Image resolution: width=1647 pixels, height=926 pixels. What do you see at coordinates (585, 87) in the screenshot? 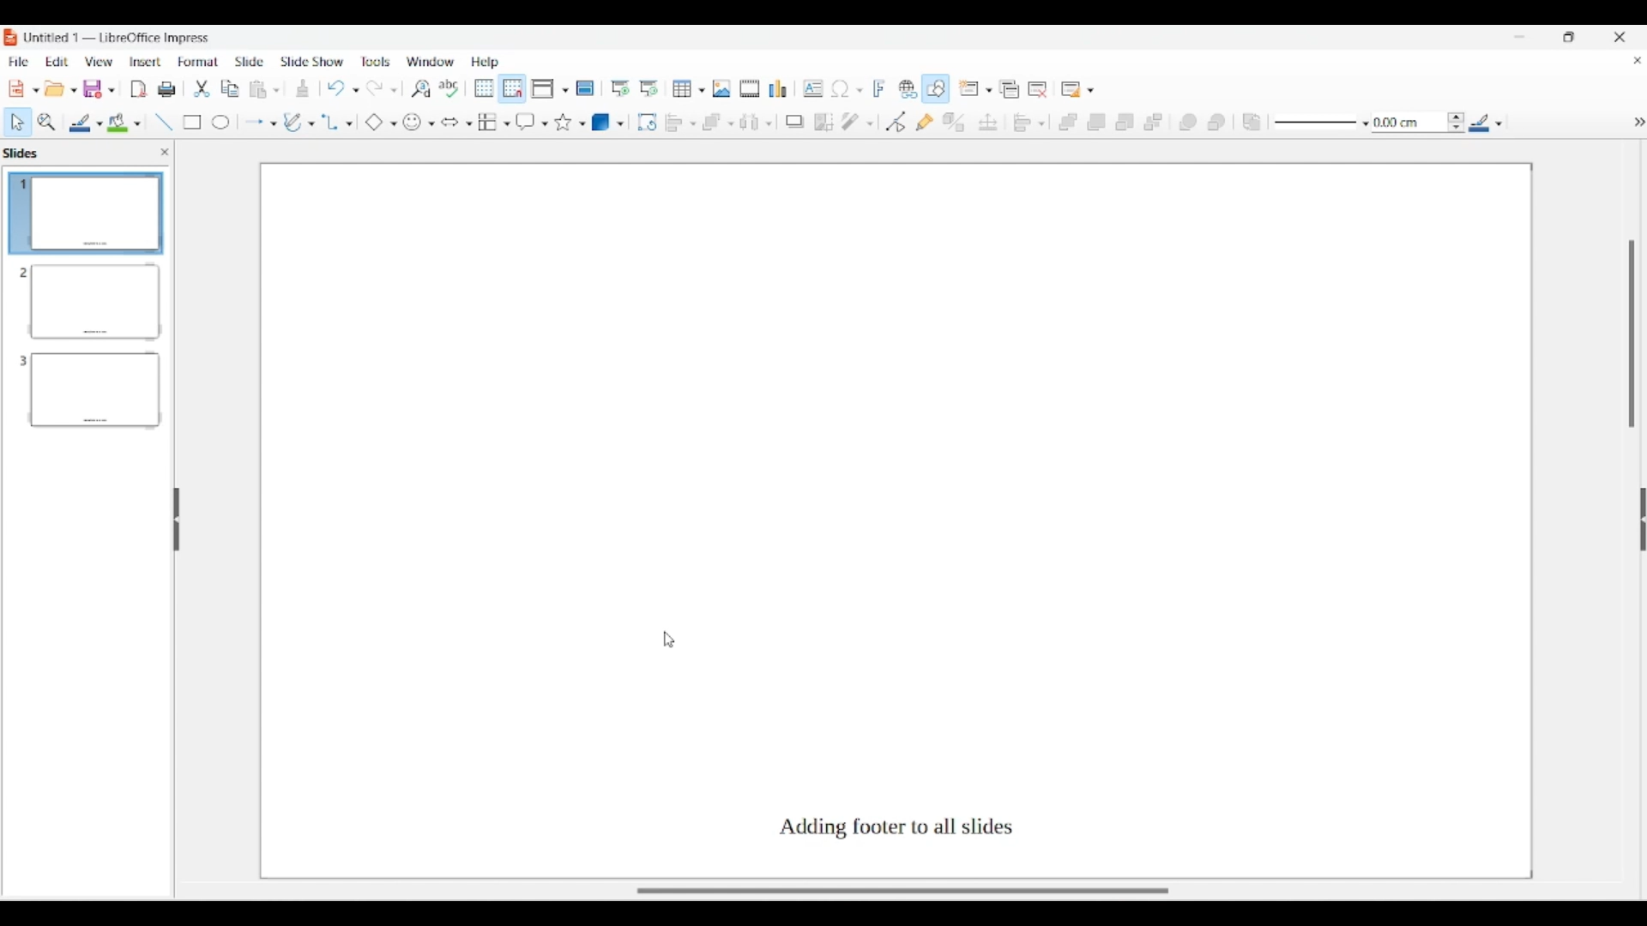
I see `Master slide` at bounding box center [585, 87].